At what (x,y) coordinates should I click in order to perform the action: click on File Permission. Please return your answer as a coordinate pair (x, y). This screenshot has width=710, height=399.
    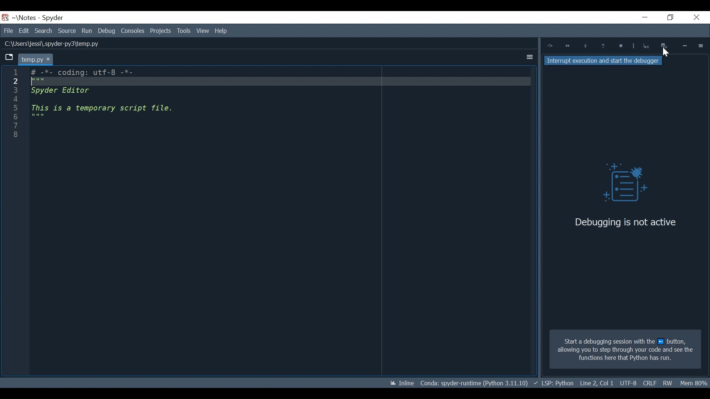
    Looking at the image, I should click on (668, 383).